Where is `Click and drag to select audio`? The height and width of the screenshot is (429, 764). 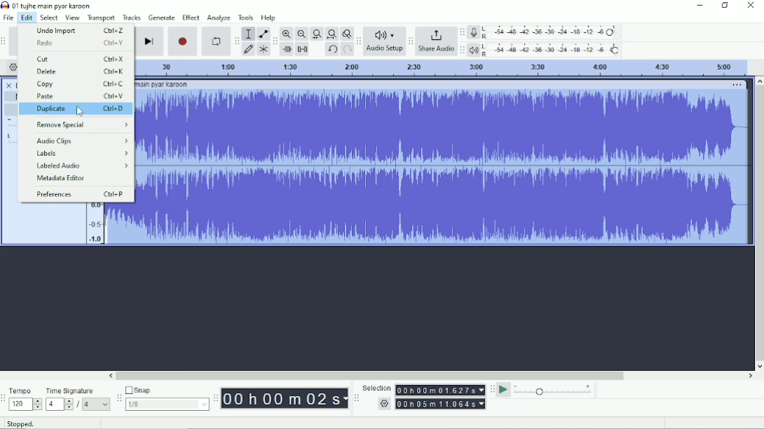 Click and drag to select audio is located at coordinates (187, 423).